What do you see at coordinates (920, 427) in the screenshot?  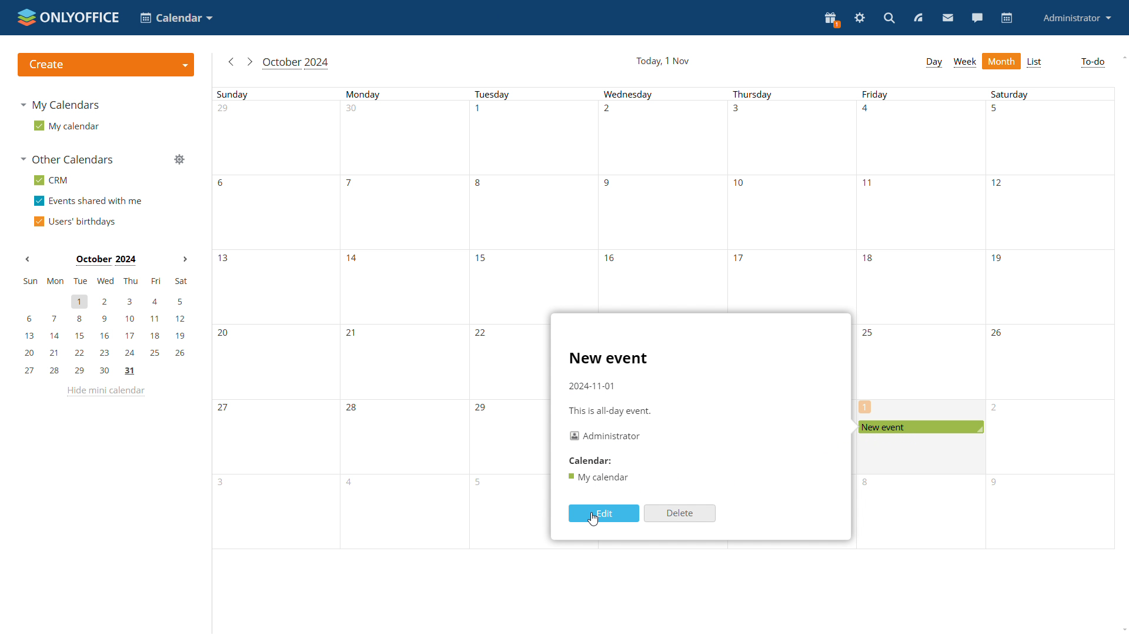 I see `scheduled event` at bounding box center [920, 427].